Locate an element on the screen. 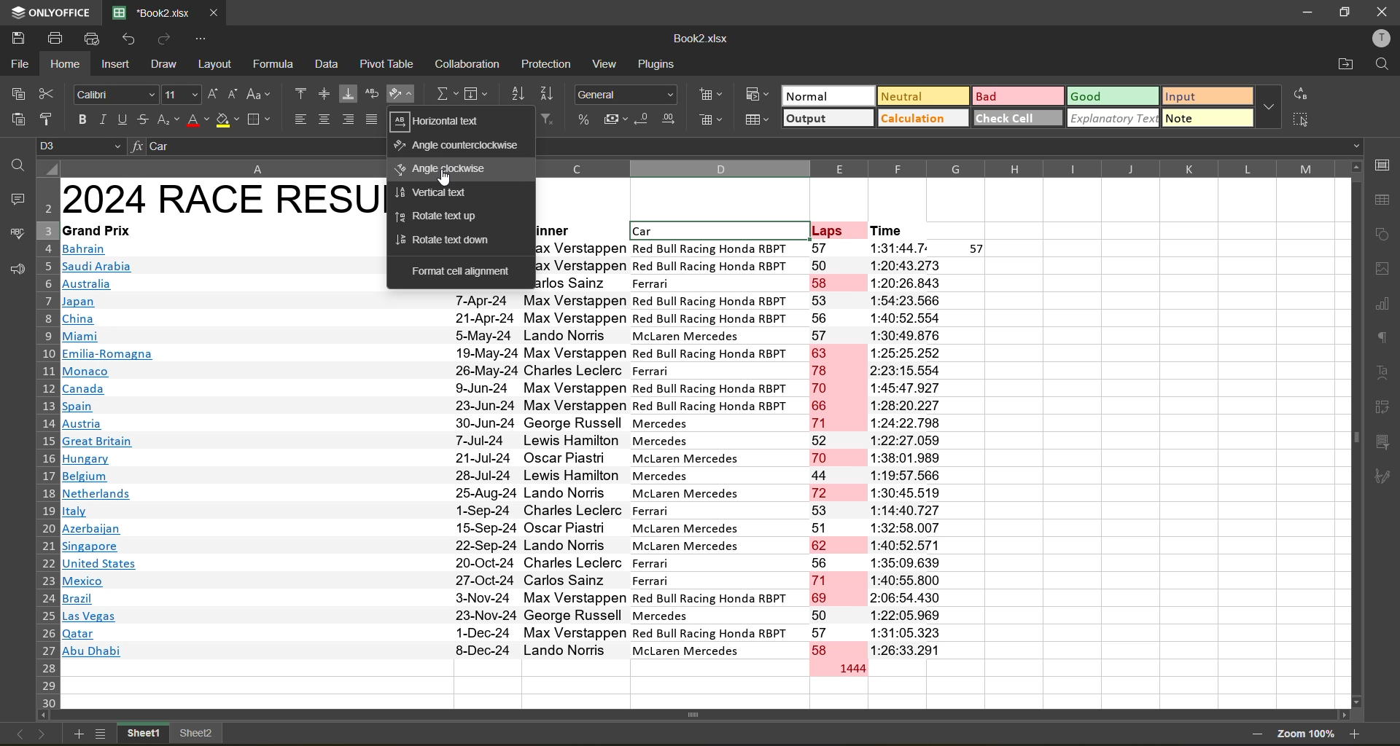  protection is located at coordinates (551, 63).